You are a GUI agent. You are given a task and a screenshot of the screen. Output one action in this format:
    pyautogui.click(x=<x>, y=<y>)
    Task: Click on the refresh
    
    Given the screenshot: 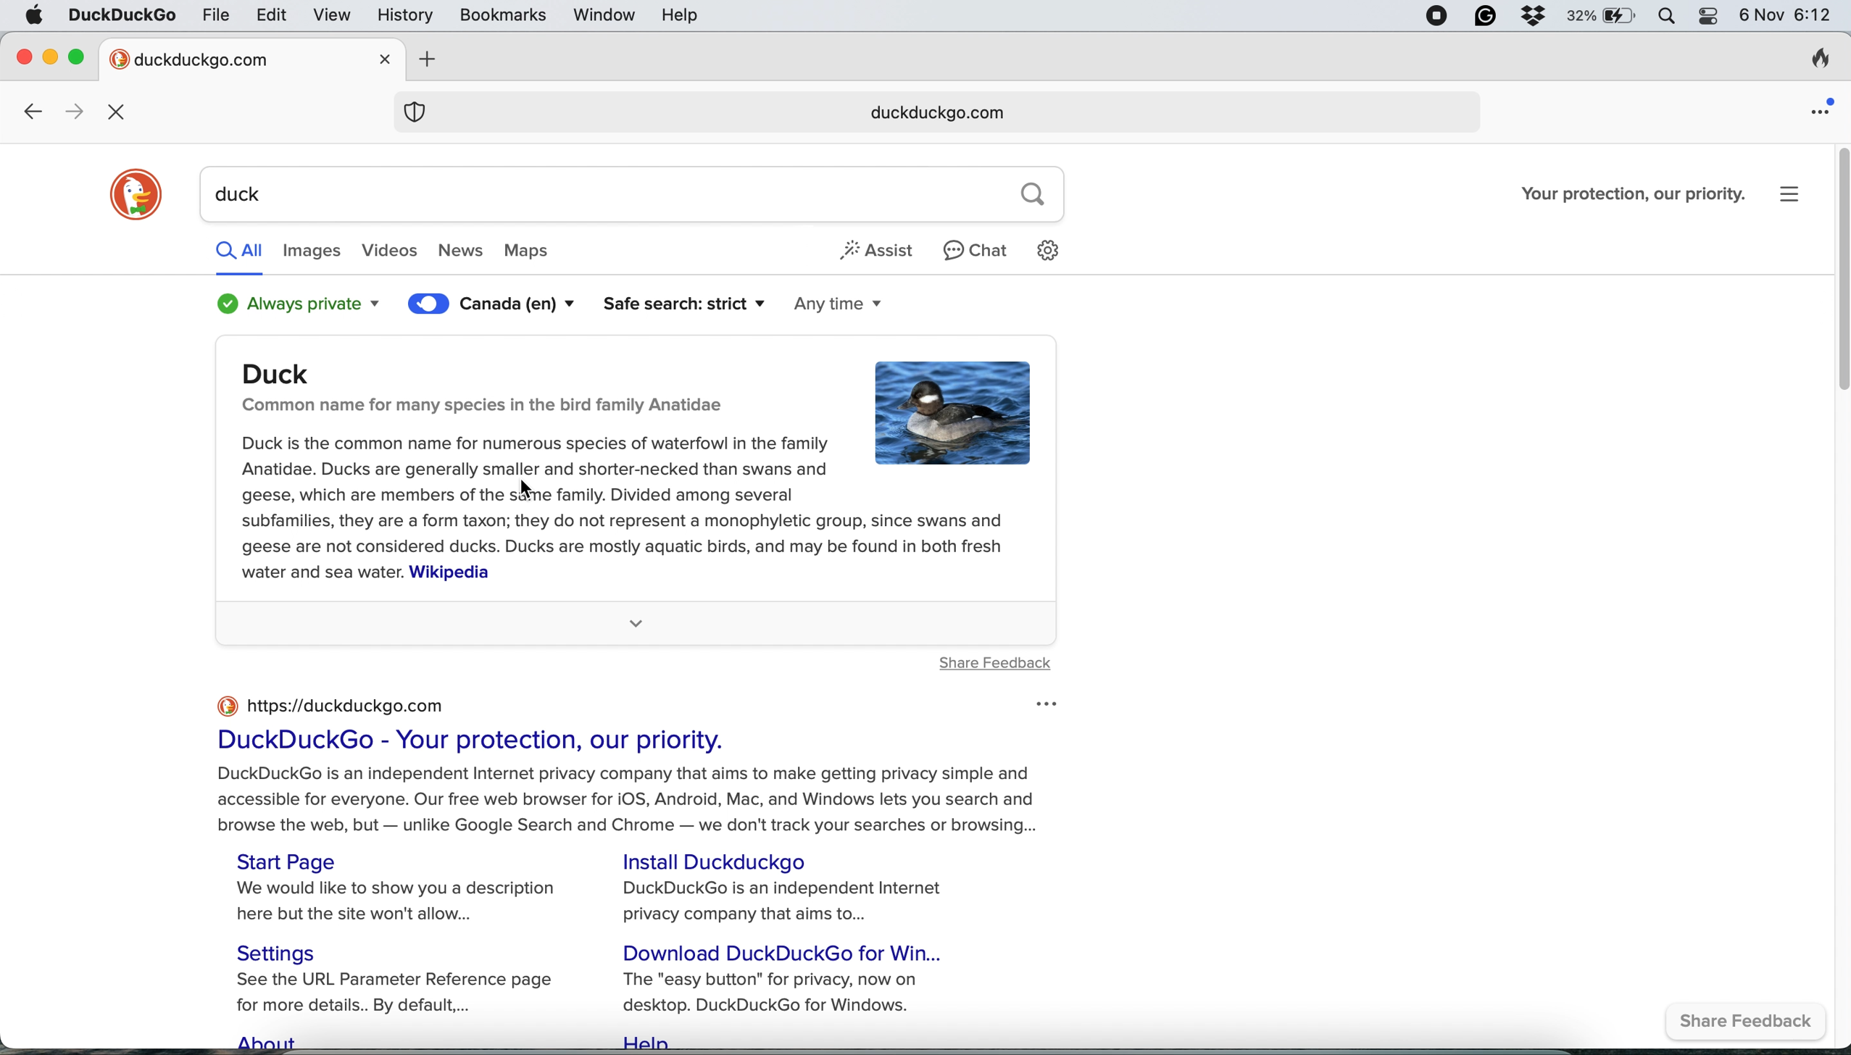 What is the action you would take?
    pyautogui.click(x=122, y=112)
    